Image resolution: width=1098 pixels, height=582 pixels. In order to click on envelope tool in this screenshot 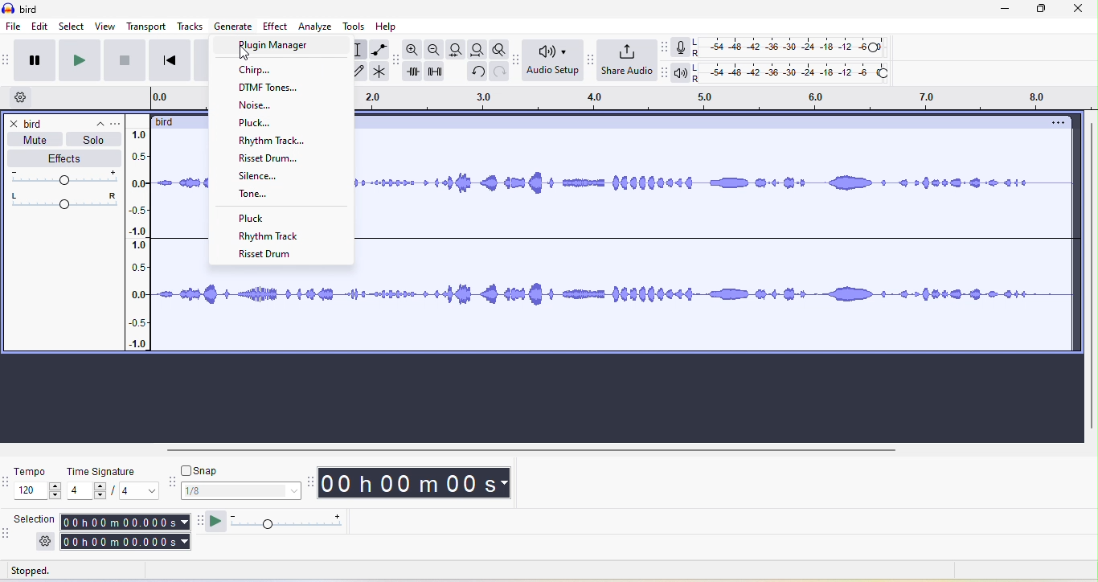, I will do `click(381, 49)`.